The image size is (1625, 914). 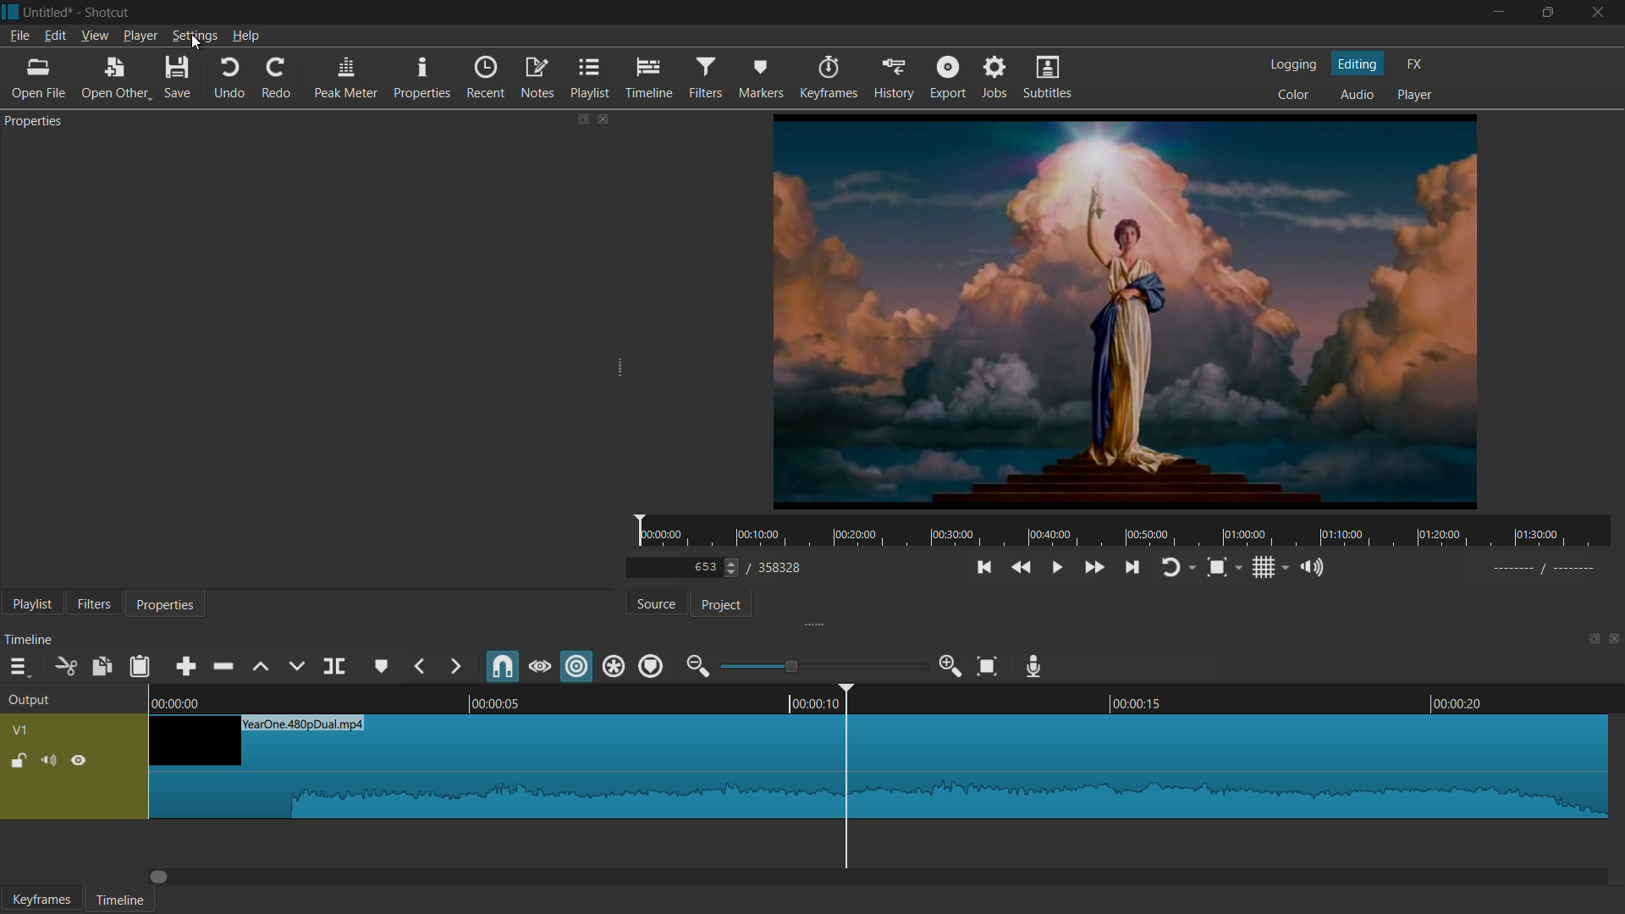 What do you see at coordinates (1138, 698) in the screenshot?
I see `00.0015` at bounding box center [1138, 698].